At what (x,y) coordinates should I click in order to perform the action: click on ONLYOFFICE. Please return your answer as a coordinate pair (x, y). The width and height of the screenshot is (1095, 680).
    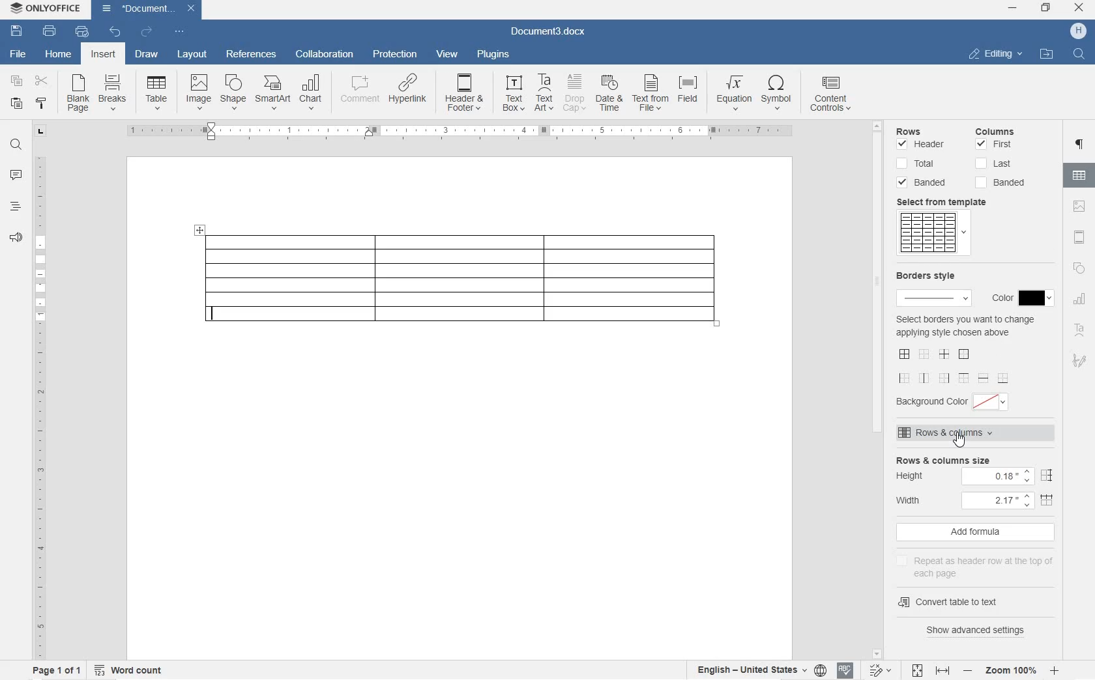
    Looking at the image, I should click on (46, 10).